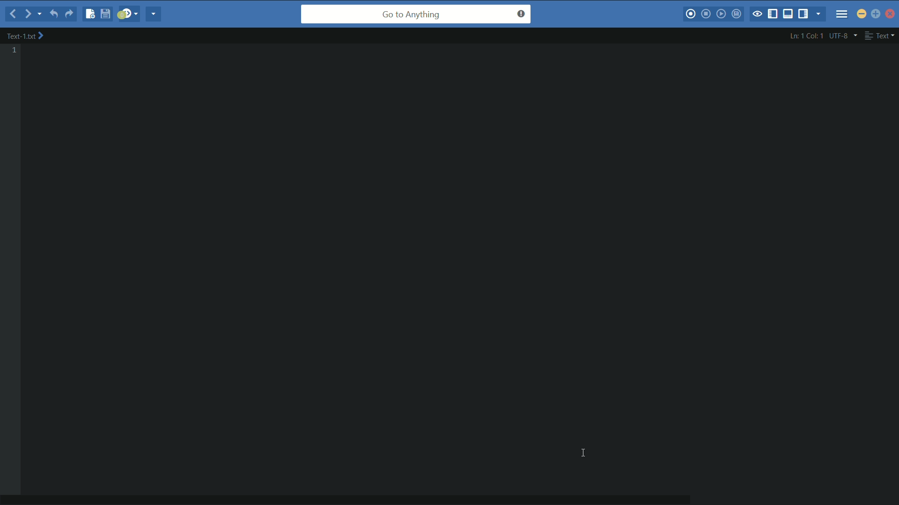  I want to click on file format, so click(882, 35).